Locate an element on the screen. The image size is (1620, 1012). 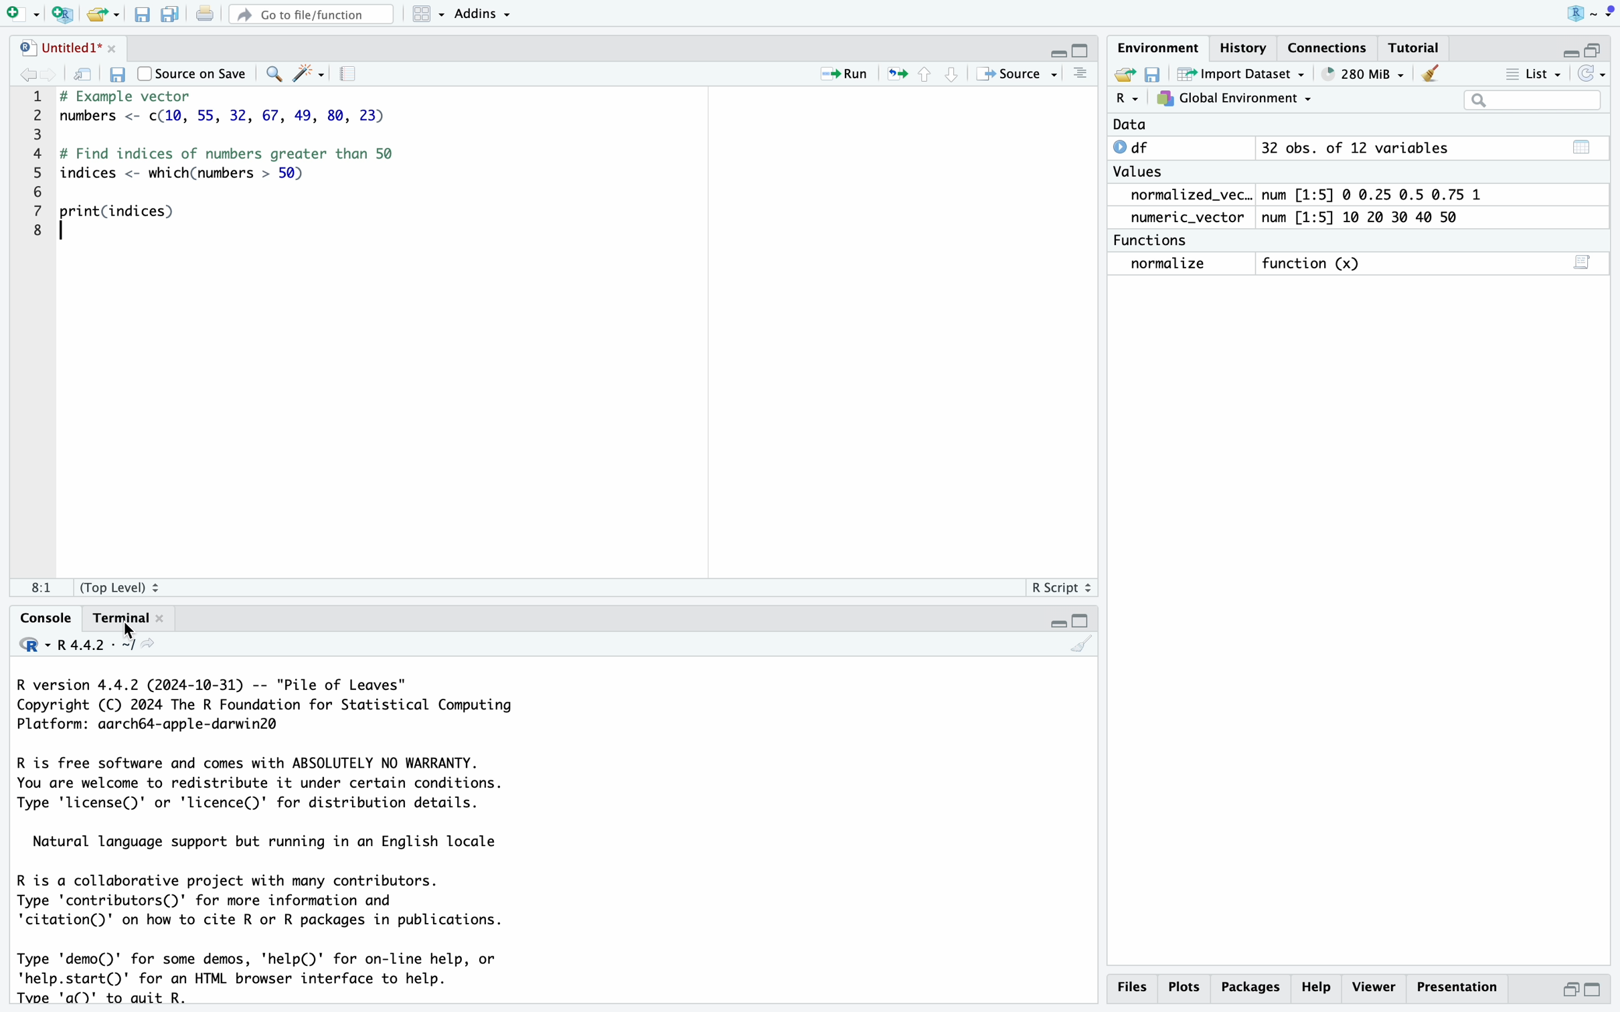
Environment is located at coordinates (1157, 49).